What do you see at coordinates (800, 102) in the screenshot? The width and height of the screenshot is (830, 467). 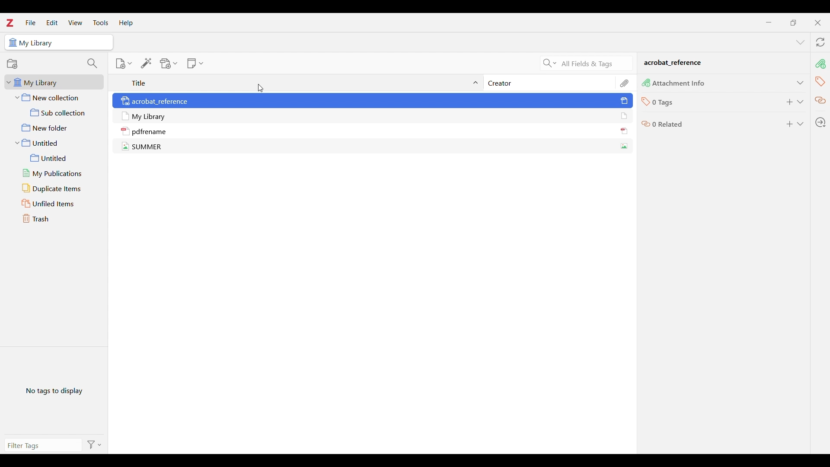 I see `Expand tags` at bounding box center [800, 102].